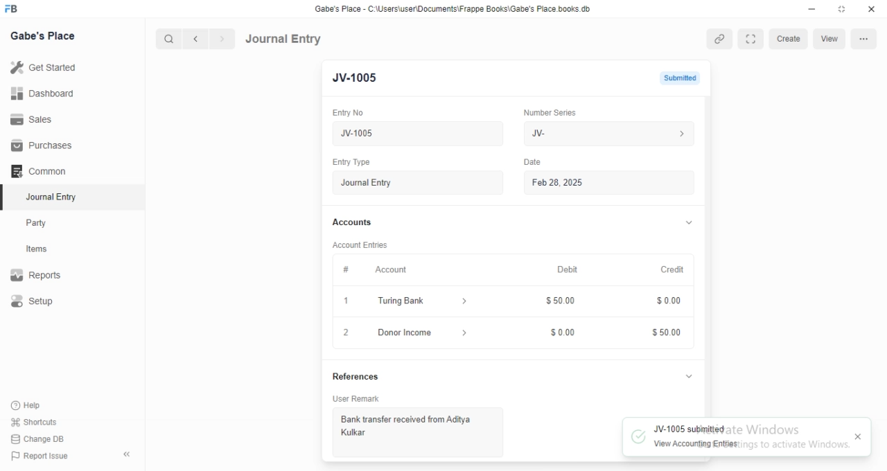  I want to click on cursor, so click(827, 248).